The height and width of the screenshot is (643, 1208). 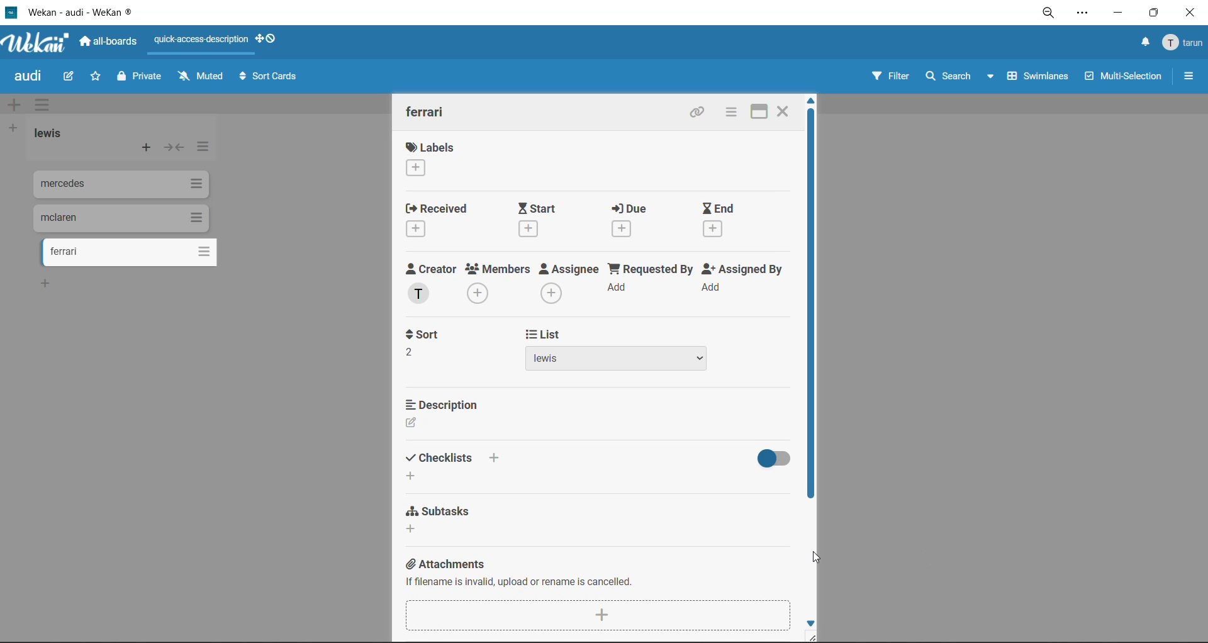 I want to click on collapse, so click(x=173, y=150).